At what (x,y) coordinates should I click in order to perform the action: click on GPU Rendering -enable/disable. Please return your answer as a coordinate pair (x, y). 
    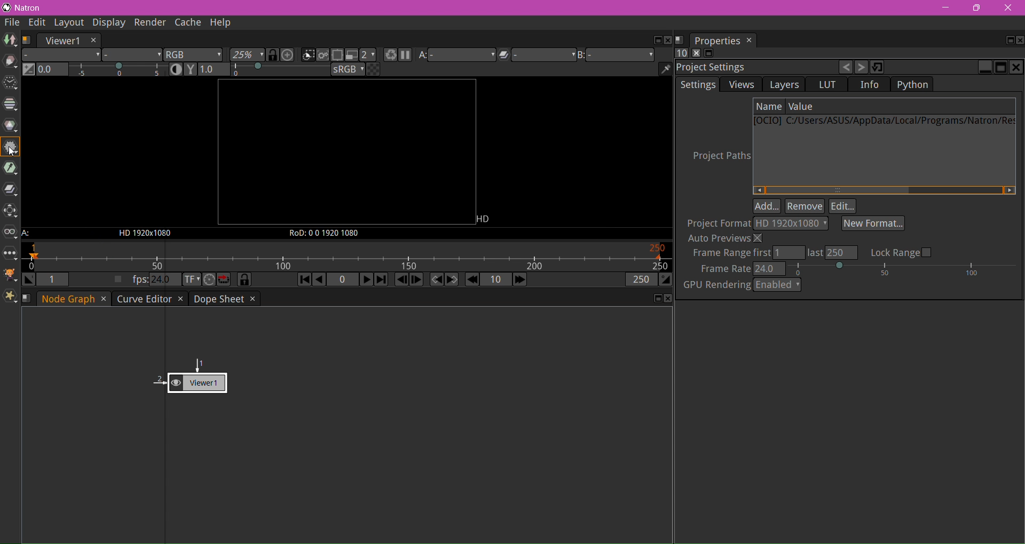
    Looking at the image, I should click on (742, 285).